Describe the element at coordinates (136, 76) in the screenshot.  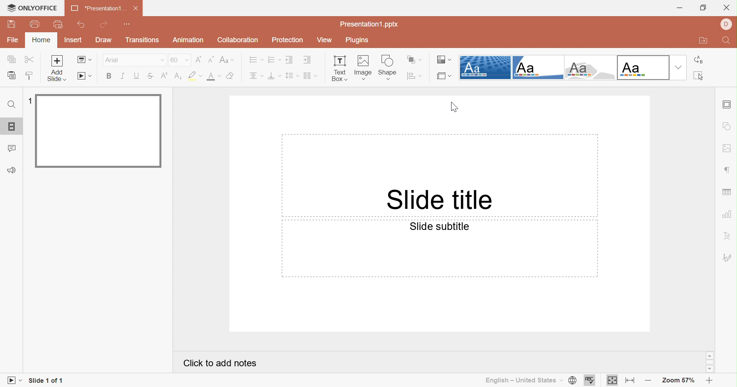
I see `Underline` at that location.